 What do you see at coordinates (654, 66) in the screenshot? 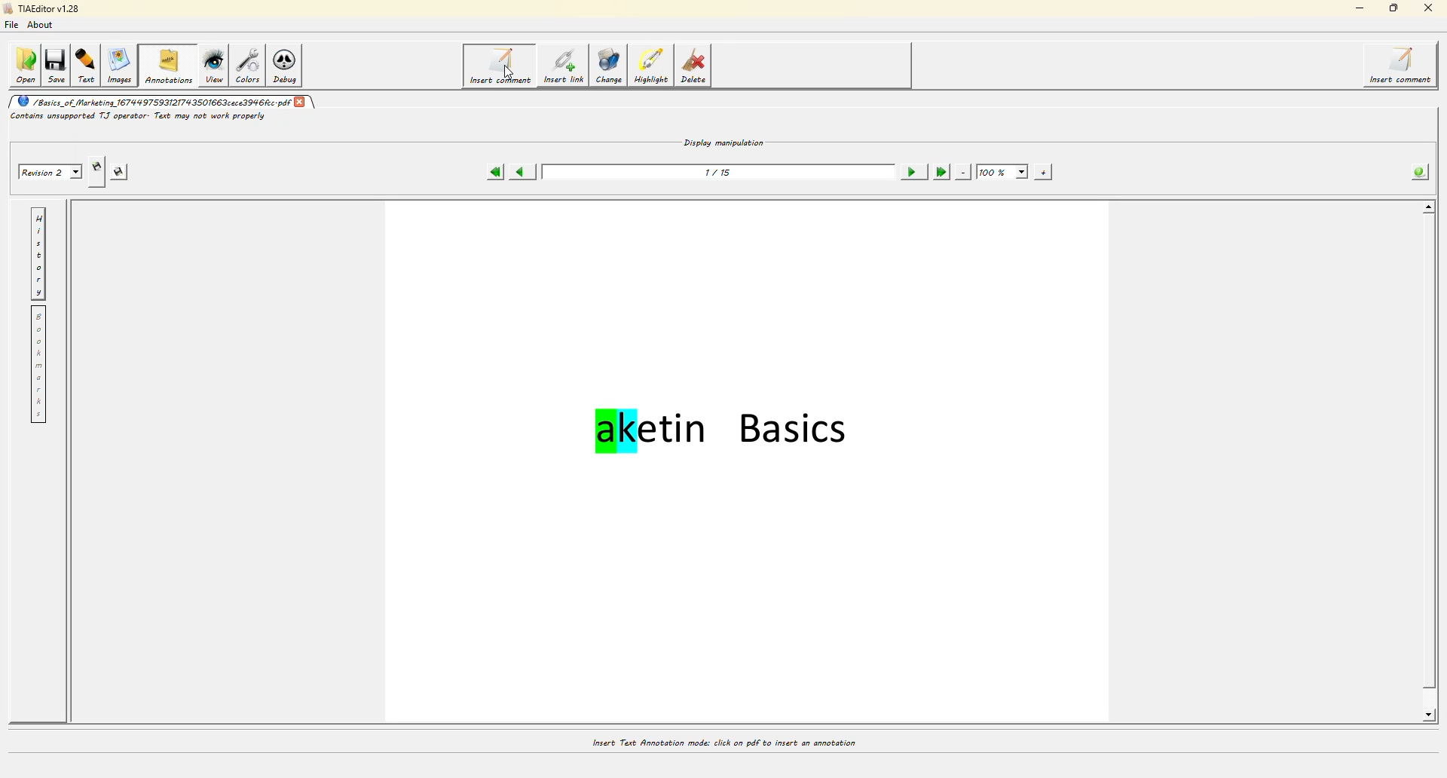
I see `highlight` at bounding box center [654, 66].